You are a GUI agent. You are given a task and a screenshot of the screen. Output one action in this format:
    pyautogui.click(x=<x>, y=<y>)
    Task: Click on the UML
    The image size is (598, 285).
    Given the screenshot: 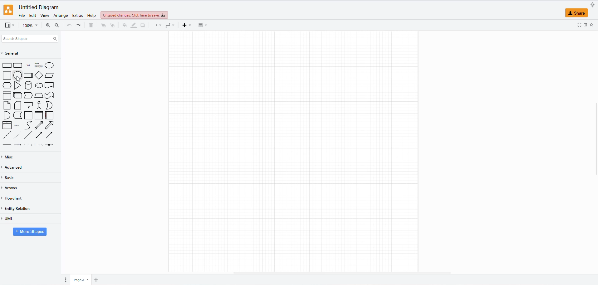 What is the action you would take?
    pyautogui.click(x=9, y=220)
    